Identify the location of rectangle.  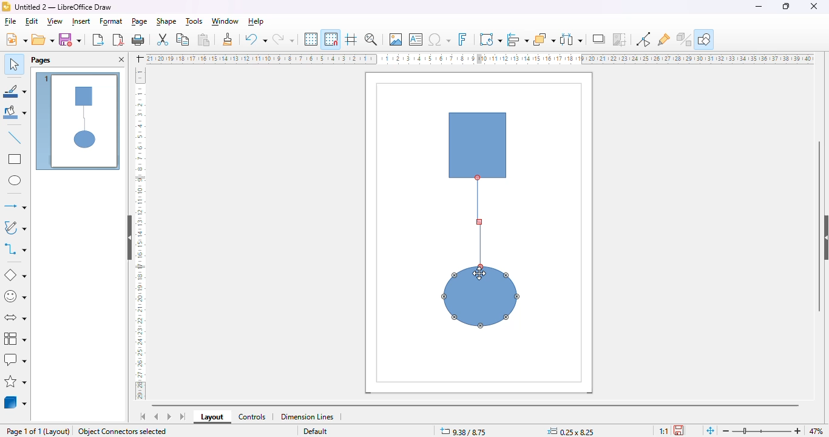
(15, 159).